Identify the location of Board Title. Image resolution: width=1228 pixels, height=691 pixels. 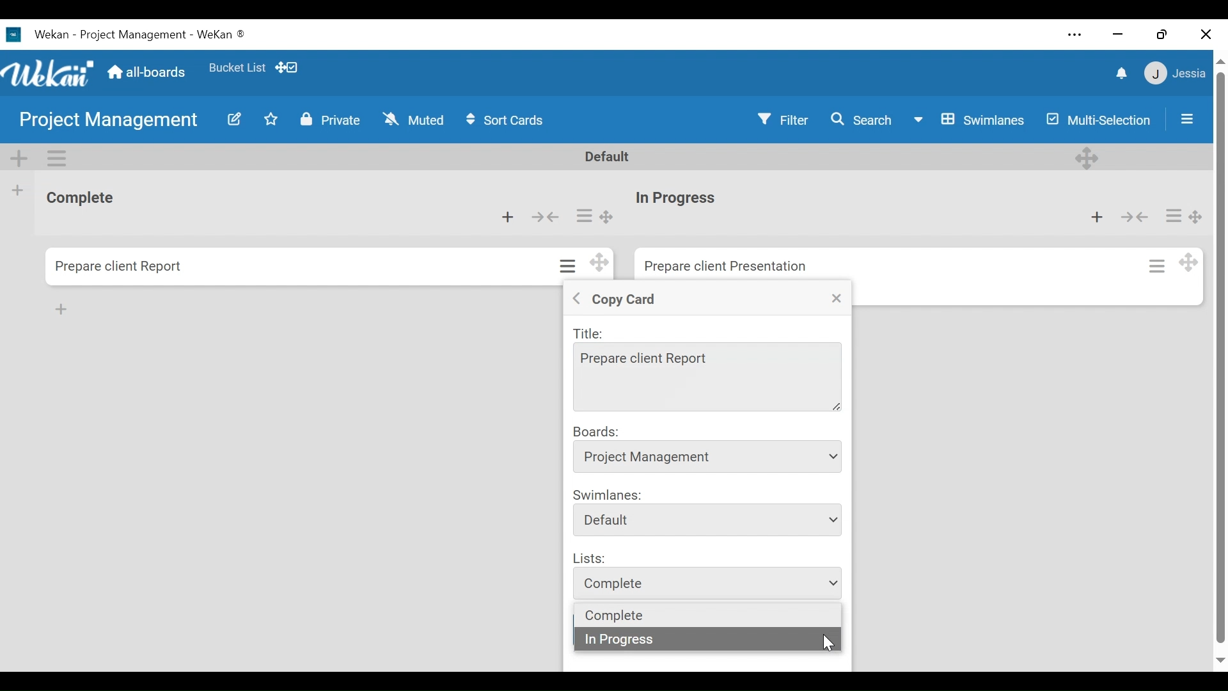
(107, 121).